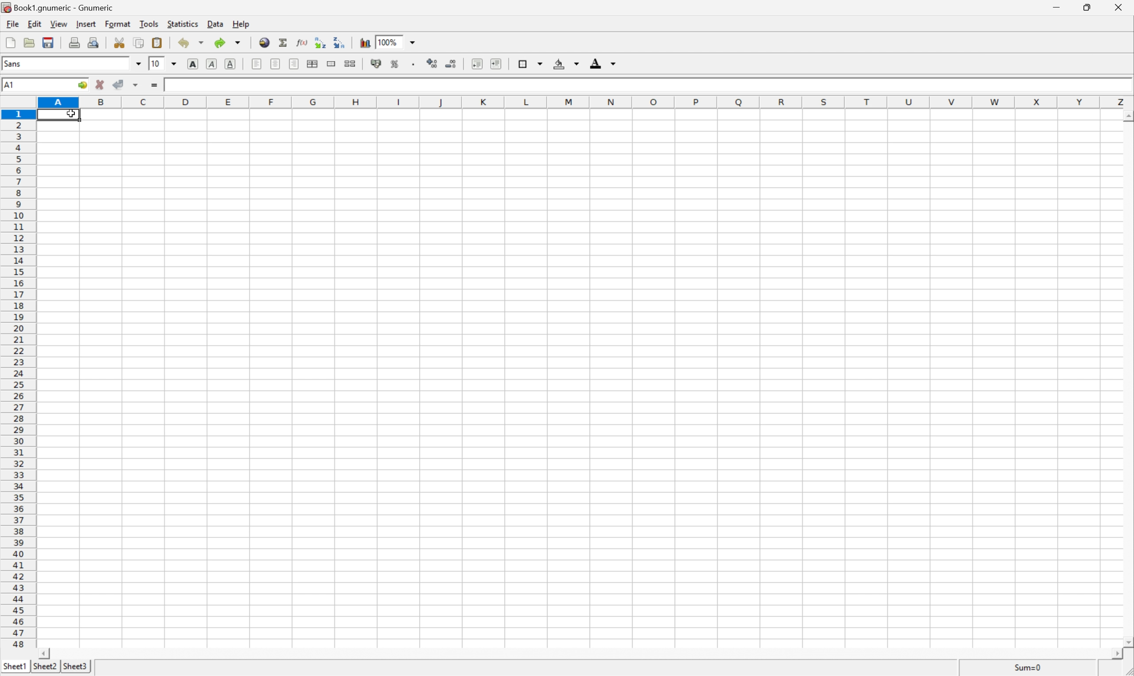  I want to click on split merged ranges of cells, so click(350, 63).